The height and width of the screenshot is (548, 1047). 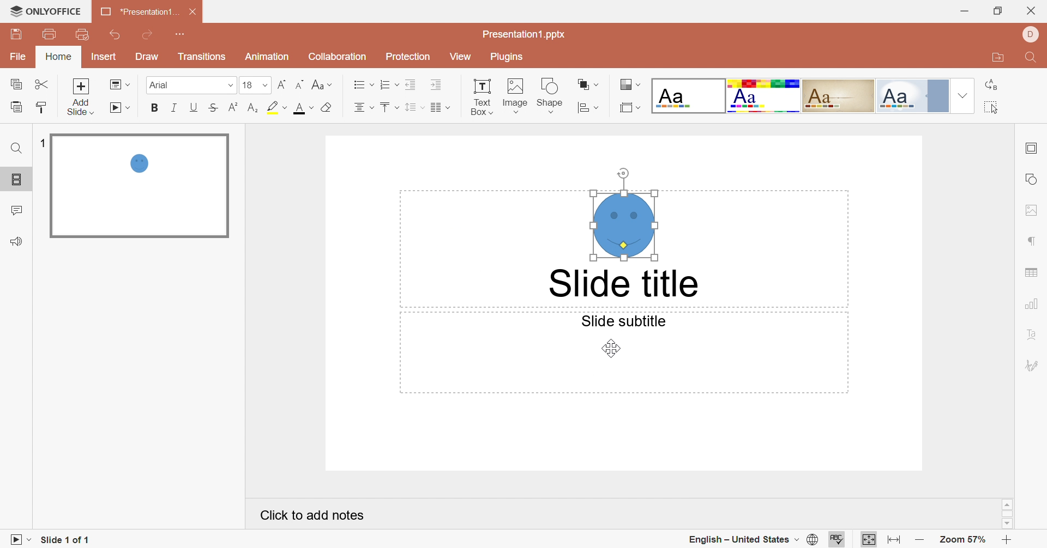 I want to click on Undo, so click(x=116, y=35).